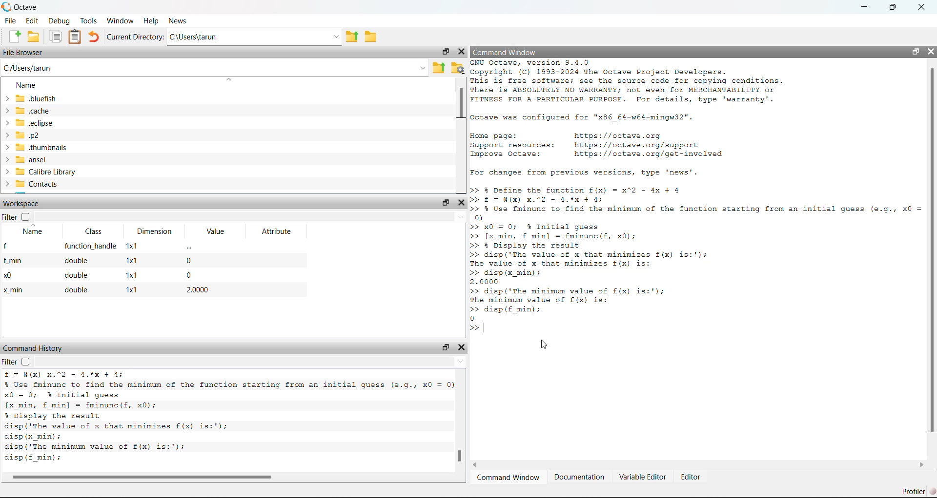 This screenshot has height=498, width=937. I want to click on Value, so click(219, 232).